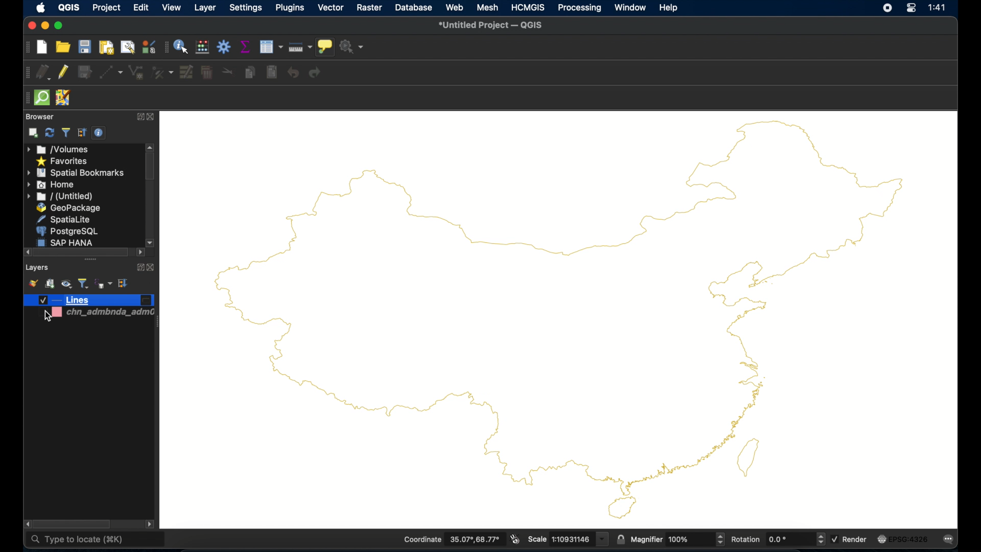 This screenshot has height=552, width=981. What do you see at coordinates (138, 267) in the screenshot?
I see `expand` at bounding box center [138, 267].